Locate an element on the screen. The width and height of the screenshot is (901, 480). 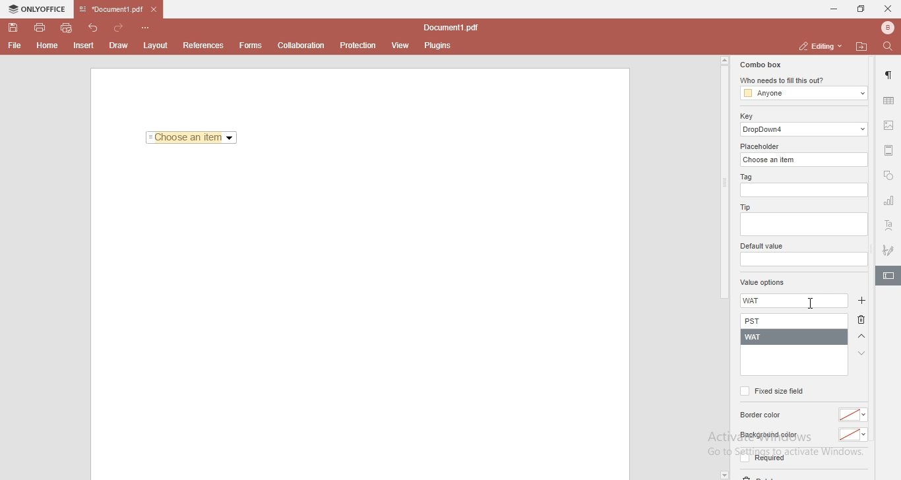
empty box is located at coordinates (805, 191).